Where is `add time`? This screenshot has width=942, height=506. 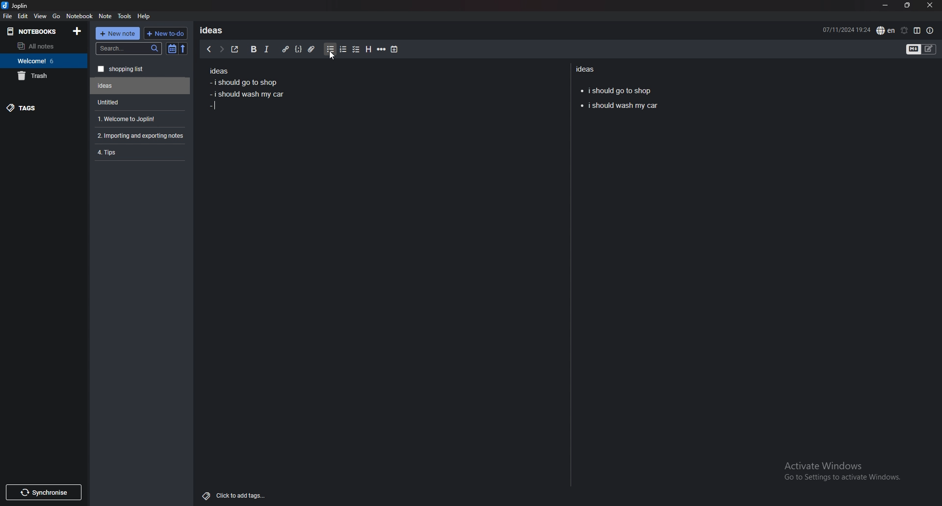
add time is located at coordinates (395, 49).